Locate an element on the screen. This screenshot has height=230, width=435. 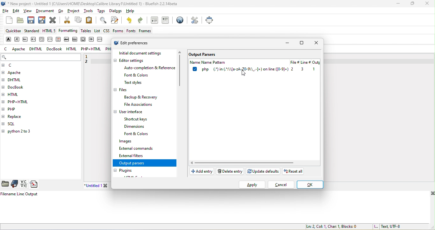
python 2 to 3 is located at coordinates (23, 132).